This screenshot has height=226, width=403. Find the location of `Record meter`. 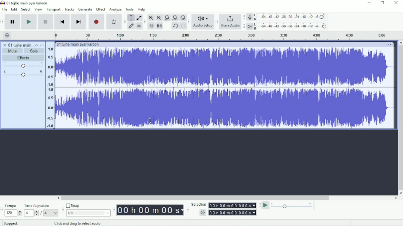

Record meter is located at coordinates (287, 17).